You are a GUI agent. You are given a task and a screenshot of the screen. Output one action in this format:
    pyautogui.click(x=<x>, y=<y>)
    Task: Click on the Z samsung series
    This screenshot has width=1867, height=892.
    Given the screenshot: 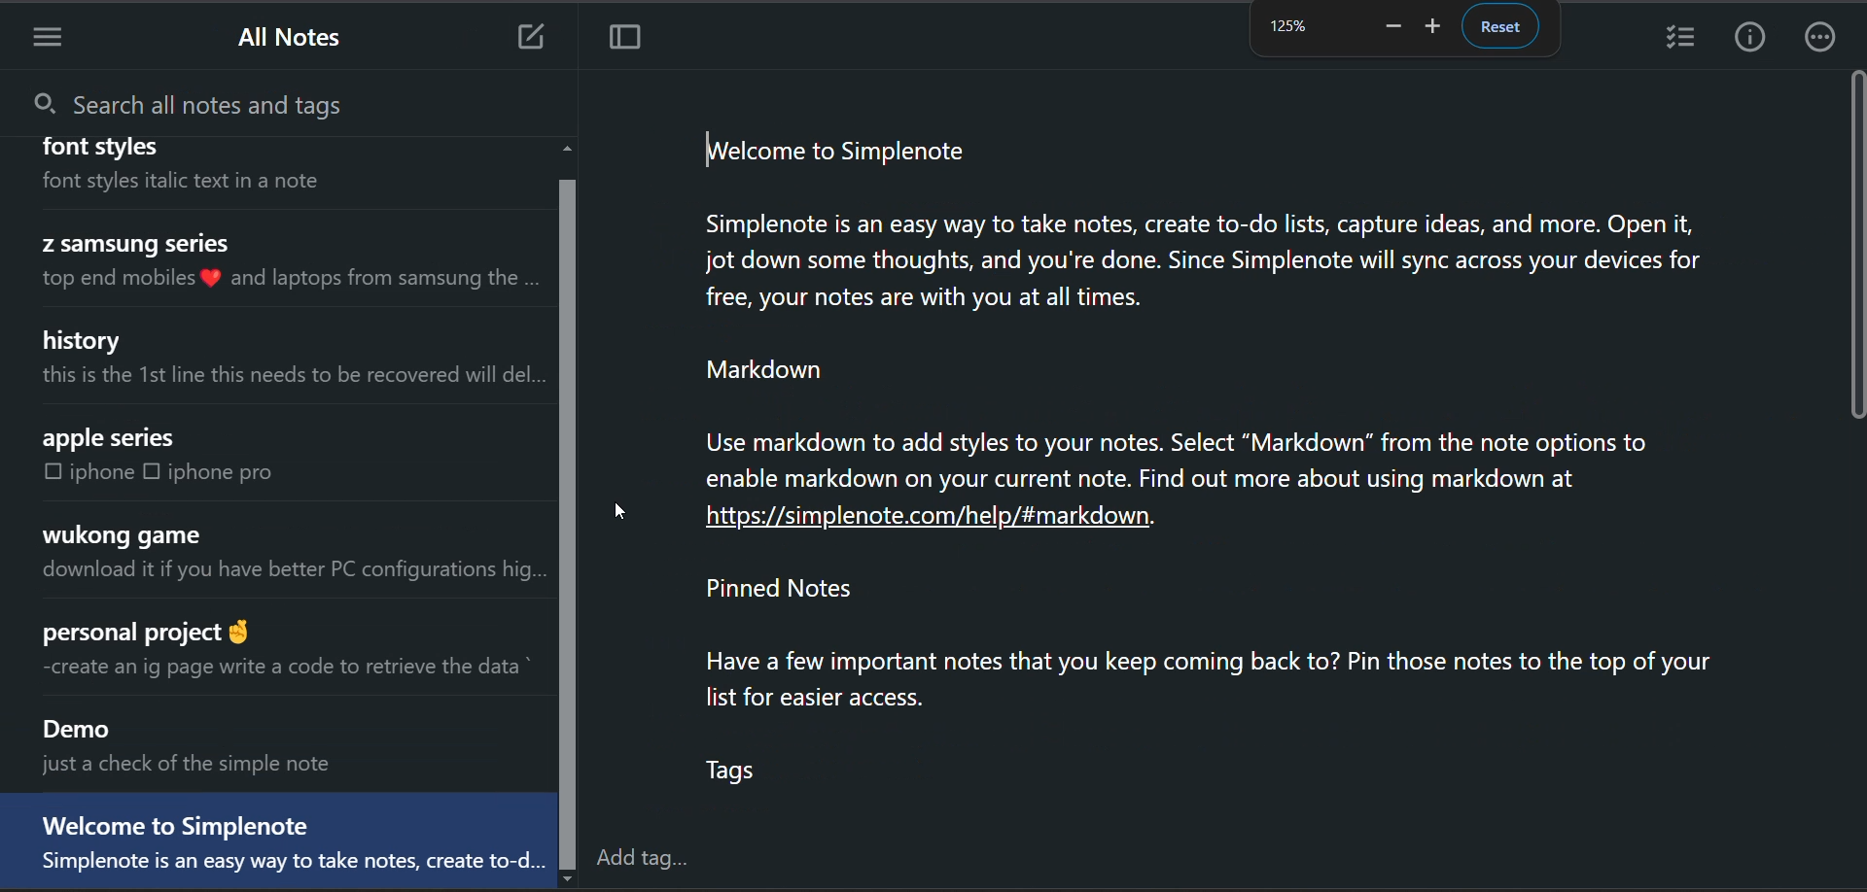 What is the action you would take?
    pyautogui.click(x=137, y=239)
    